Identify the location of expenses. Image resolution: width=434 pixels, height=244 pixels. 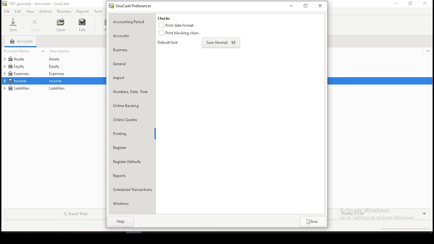
(23, 74).